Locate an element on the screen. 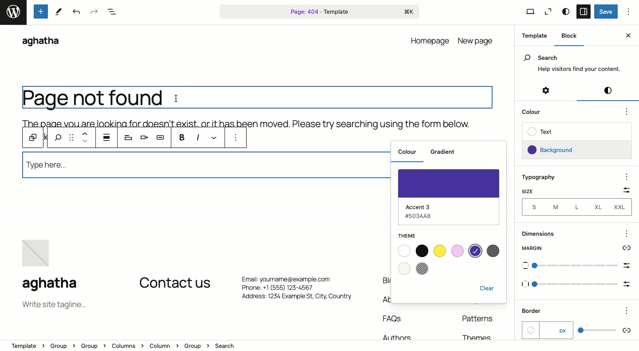 This screenshot has height=351, width=639. Italics is located at coordinates (199, 137).